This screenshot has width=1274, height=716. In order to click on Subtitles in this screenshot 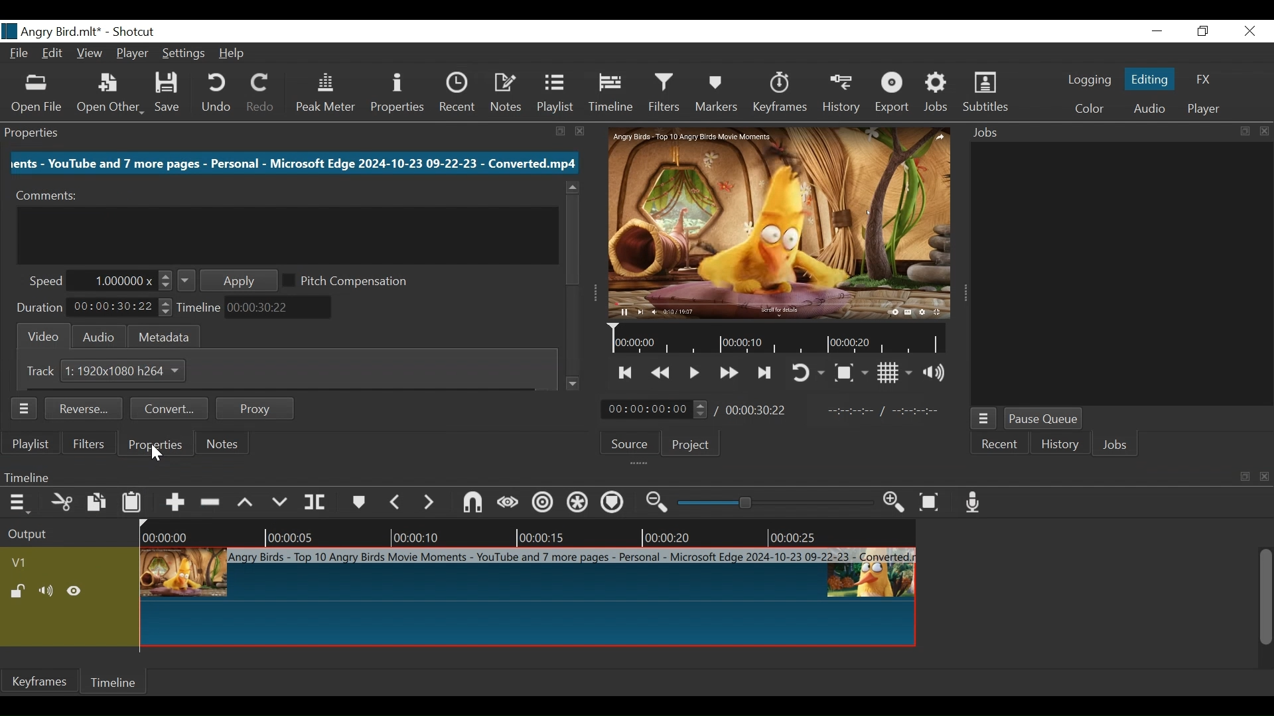, I will do `click(988, 93)`.